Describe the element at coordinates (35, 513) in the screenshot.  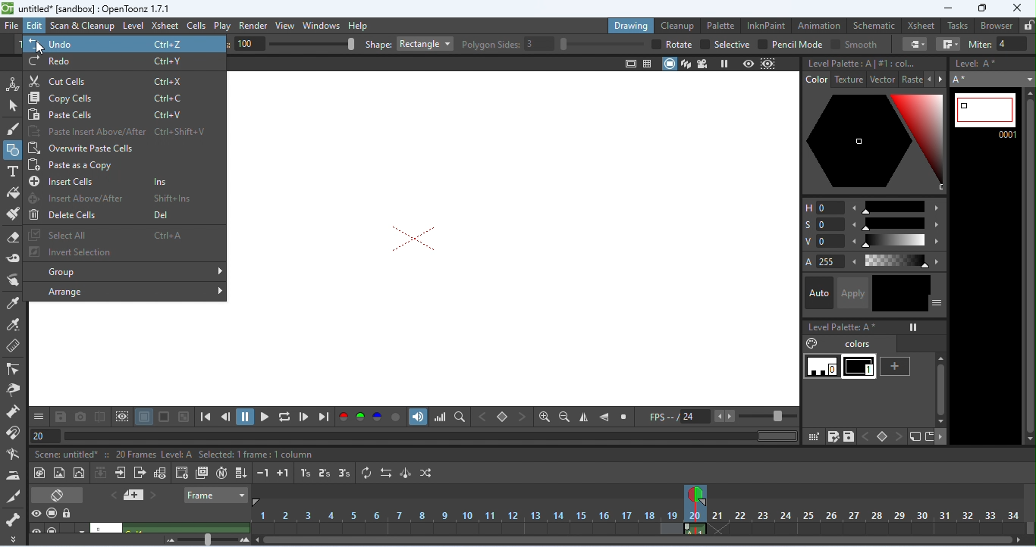
I see `preview visibility` at that location.